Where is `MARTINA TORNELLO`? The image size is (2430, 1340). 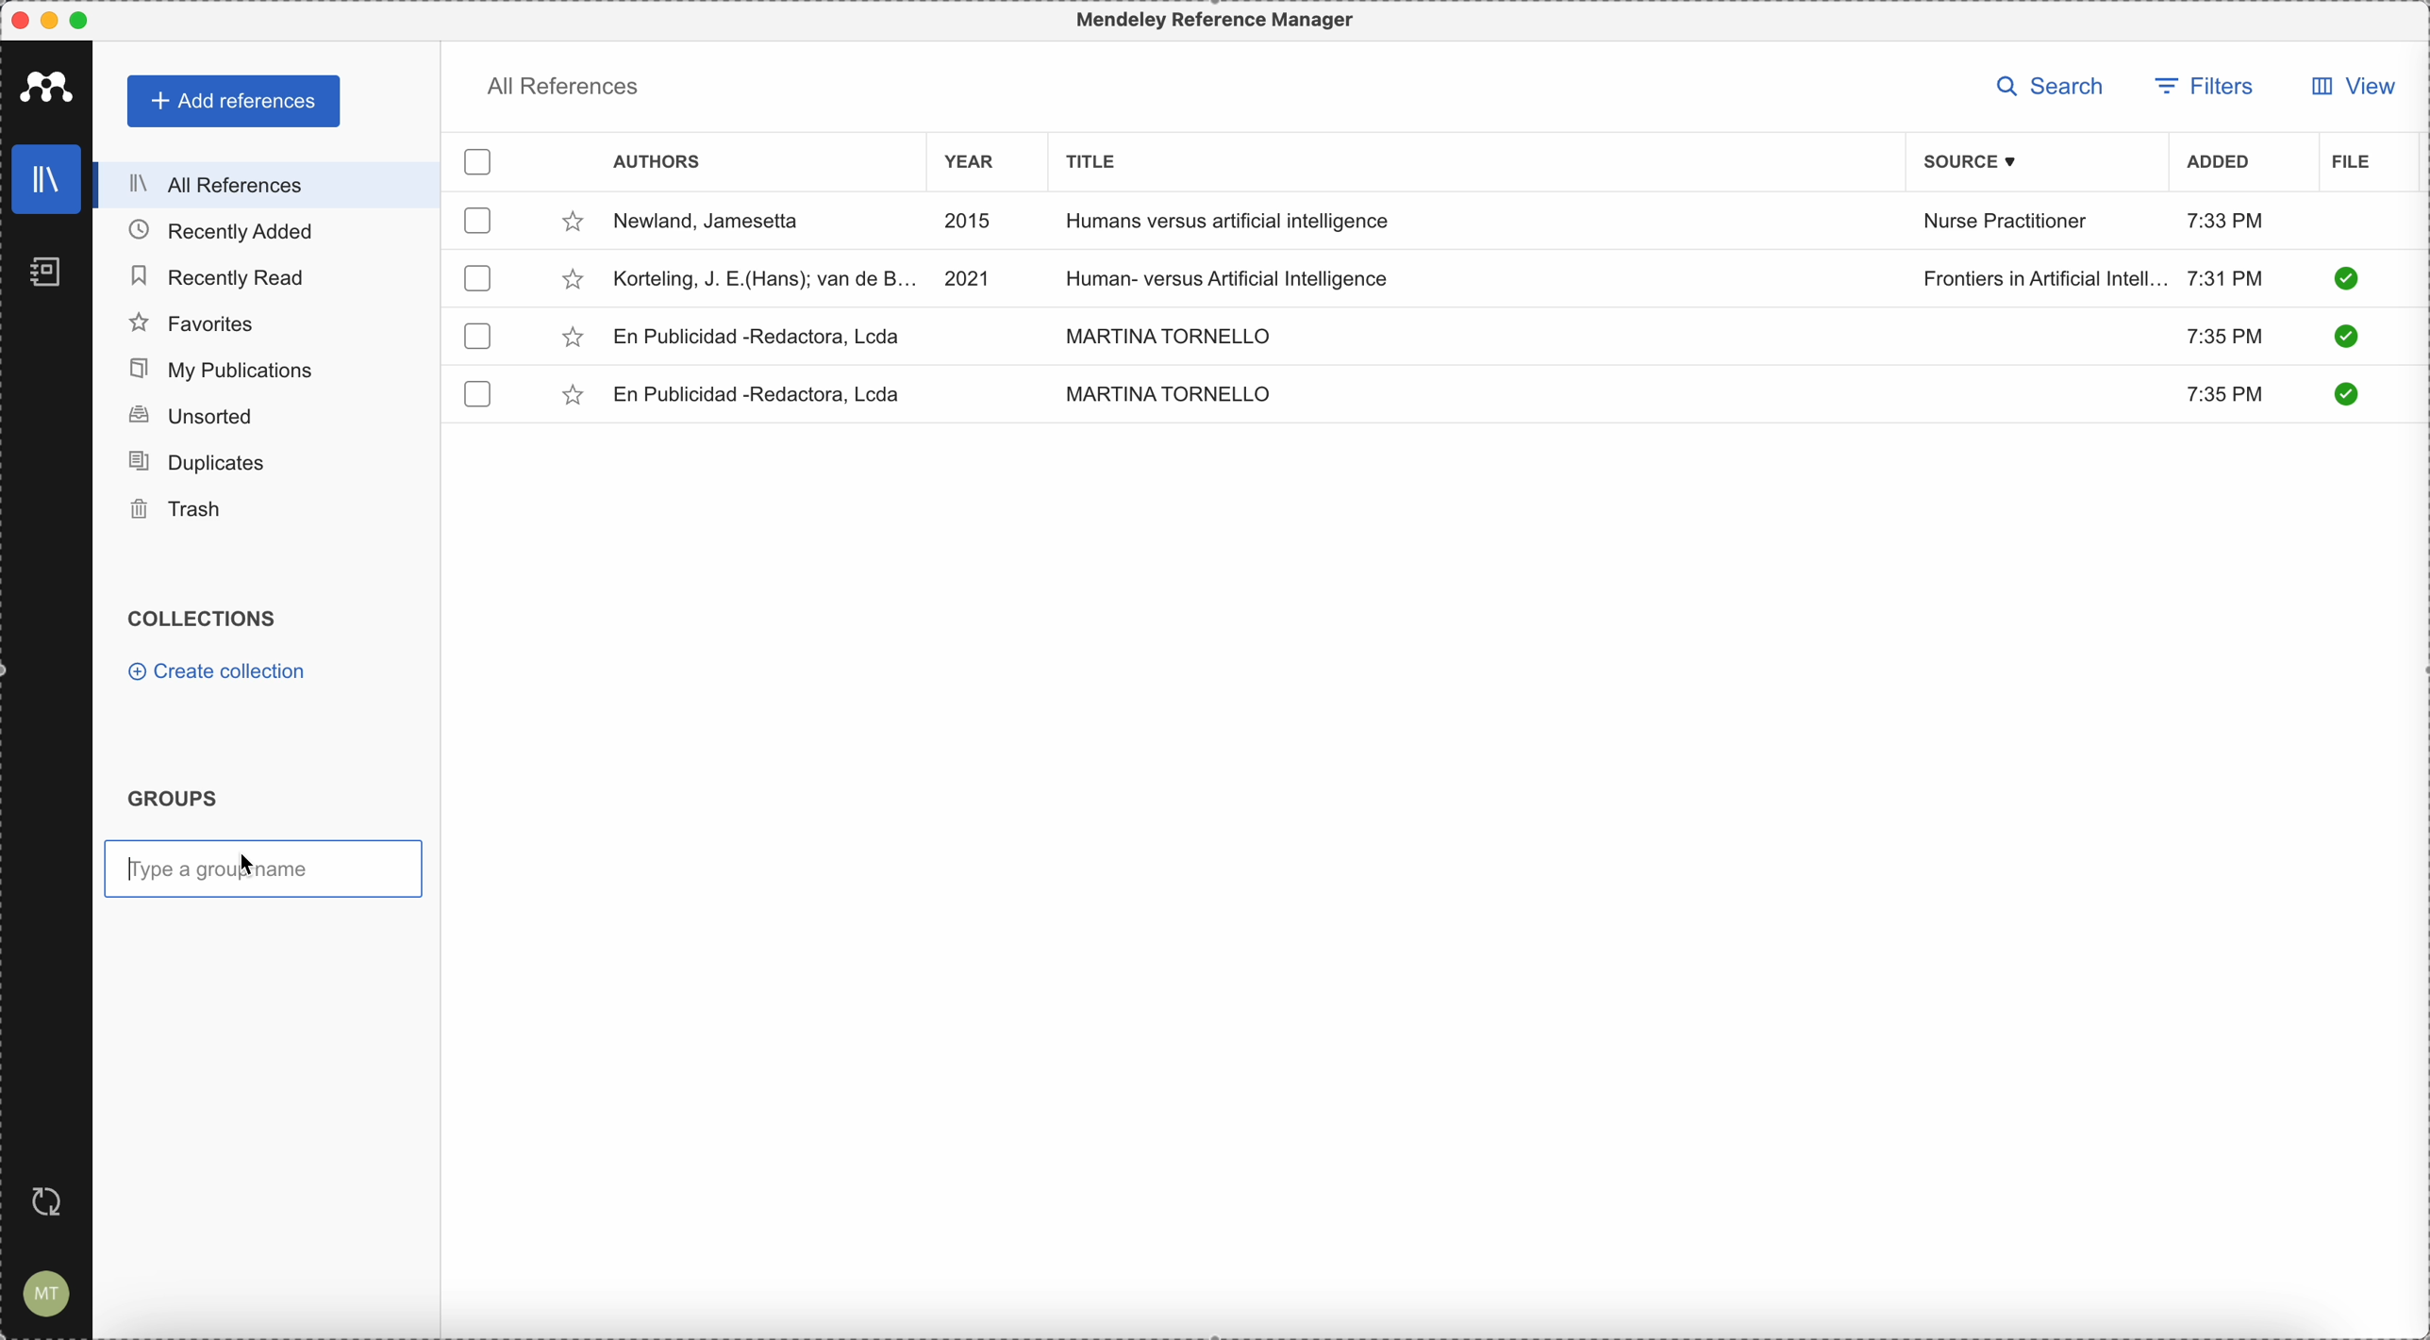
MARTINA TORNELLO is located at coordinates (1163, 333).